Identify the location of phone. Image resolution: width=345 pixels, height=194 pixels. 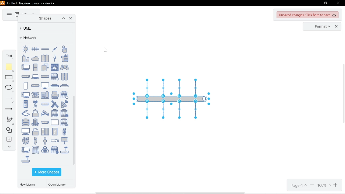
(45, 95).